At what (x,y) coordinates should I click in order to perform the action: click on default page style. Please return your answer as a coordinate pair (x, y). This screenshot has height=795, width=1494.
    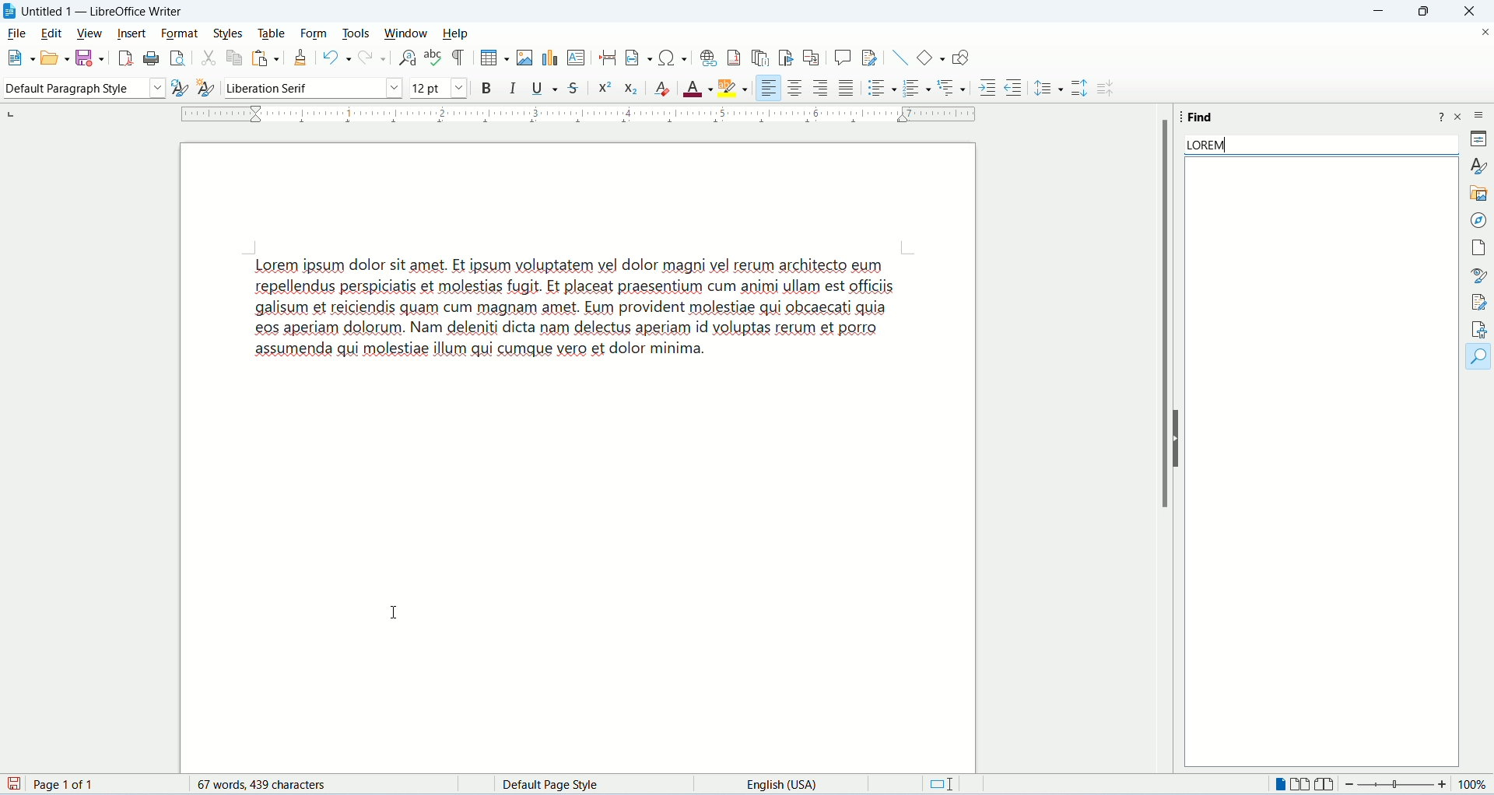
    Looking at the image, I should click on (556, 784).